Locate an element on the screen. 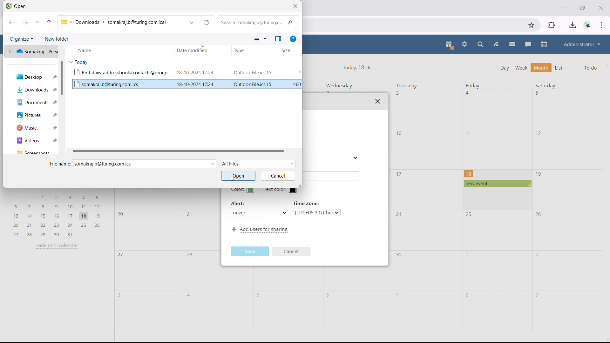  Music is located at coordinates (31, 128).